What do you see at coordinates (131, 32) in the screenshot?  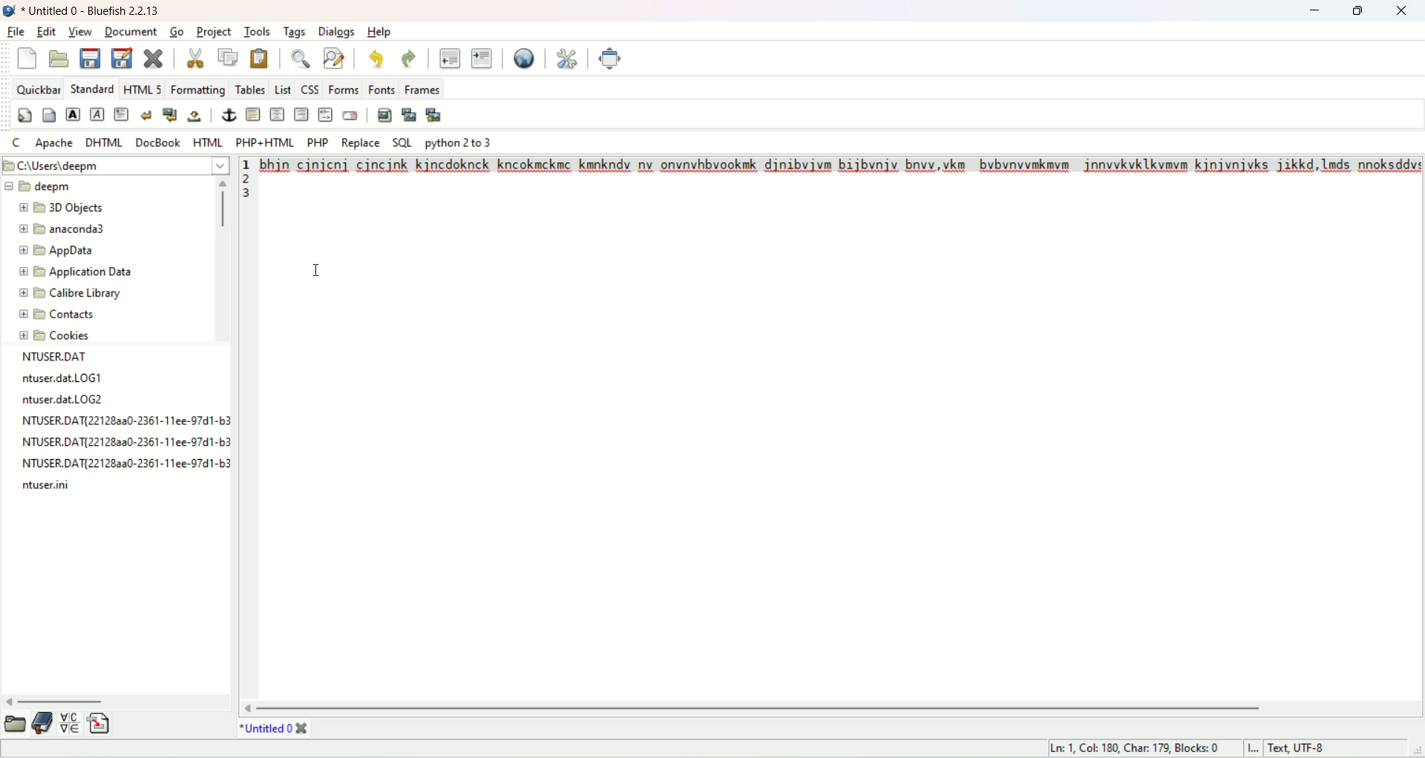 I see `document` at bounding box center [131, 32].